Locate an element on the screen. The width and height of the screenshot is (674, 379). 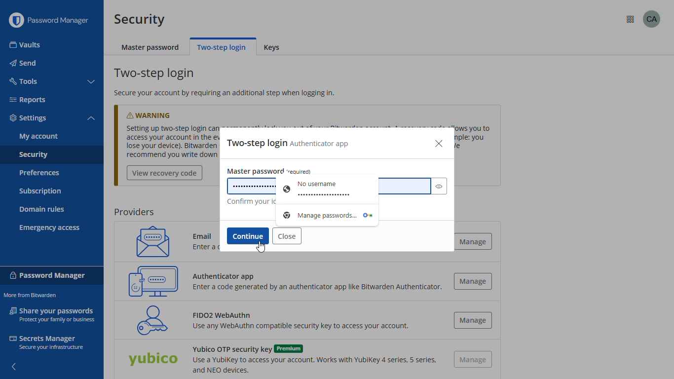
close is located at coordinates (288, 236).